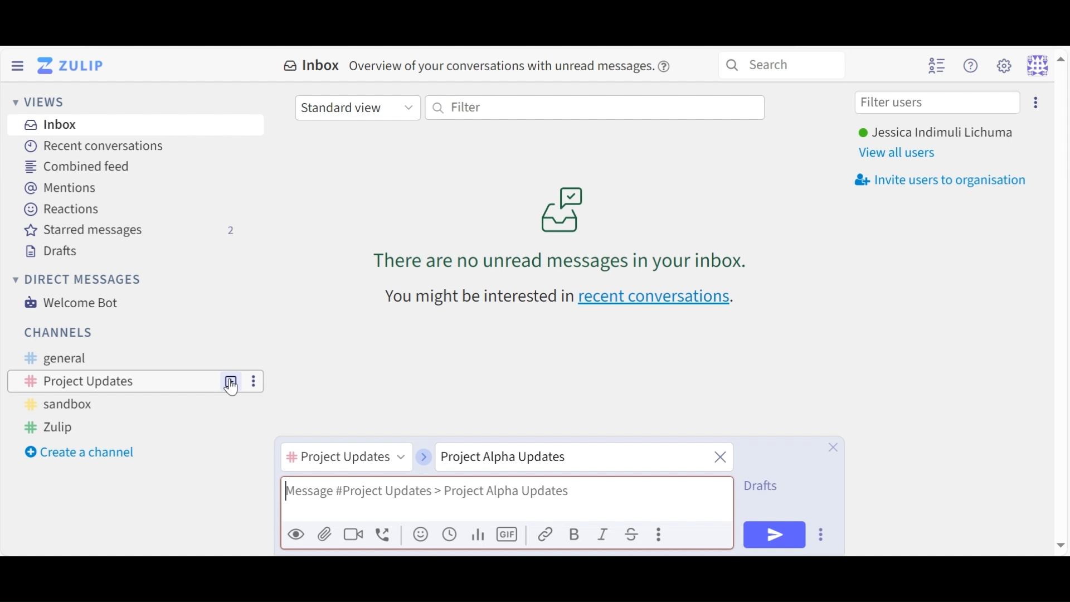 Image resolution: width=1070 pixels, height=602 pixels. I want to click on Add an emoji, so click(421, 535).